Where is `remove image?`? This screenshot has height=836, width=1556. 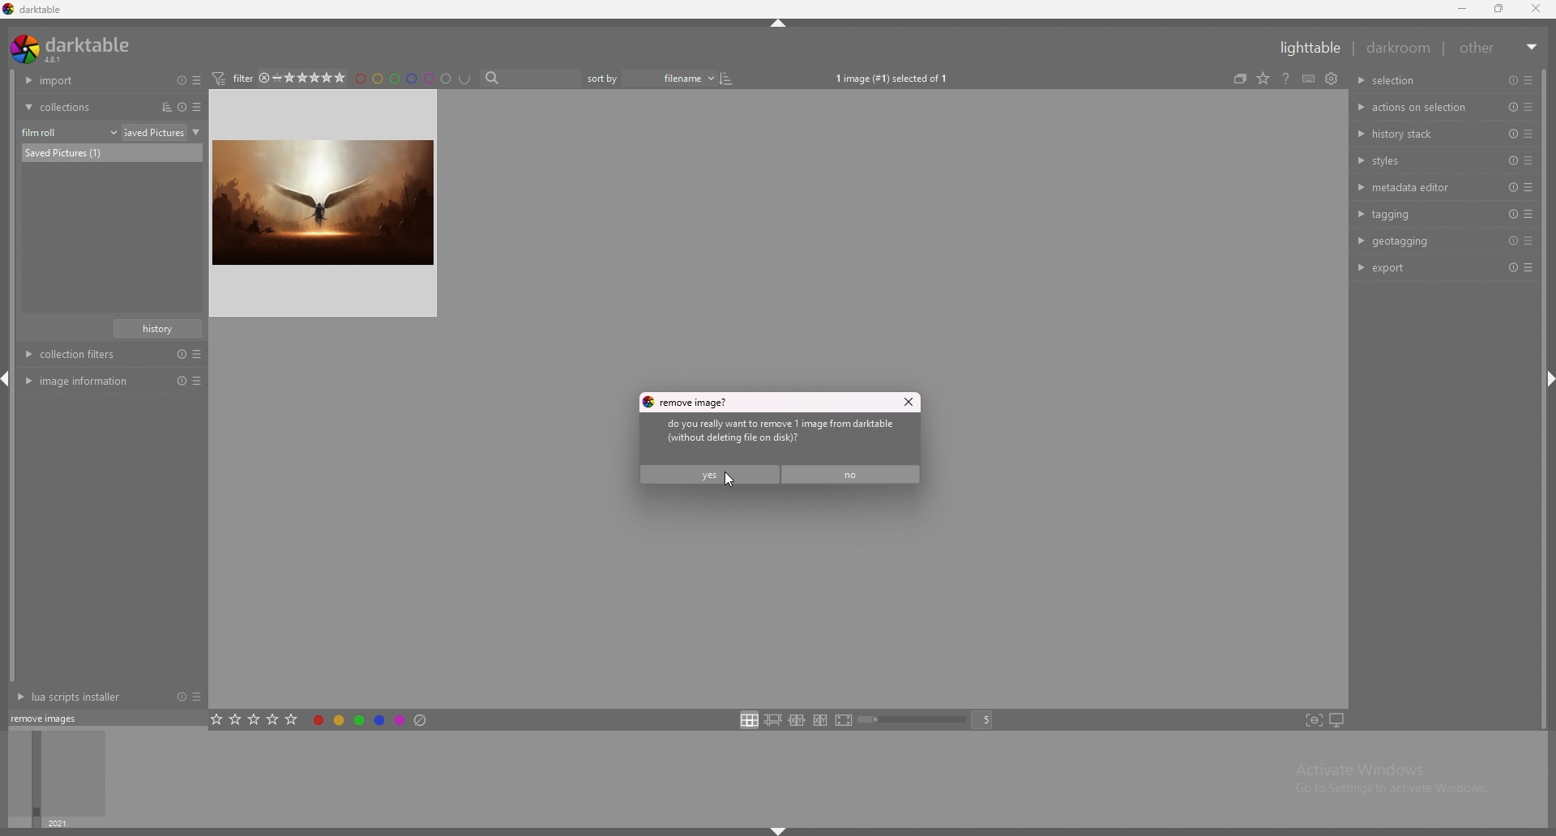
remove image? is located at coordinates (688, 402).